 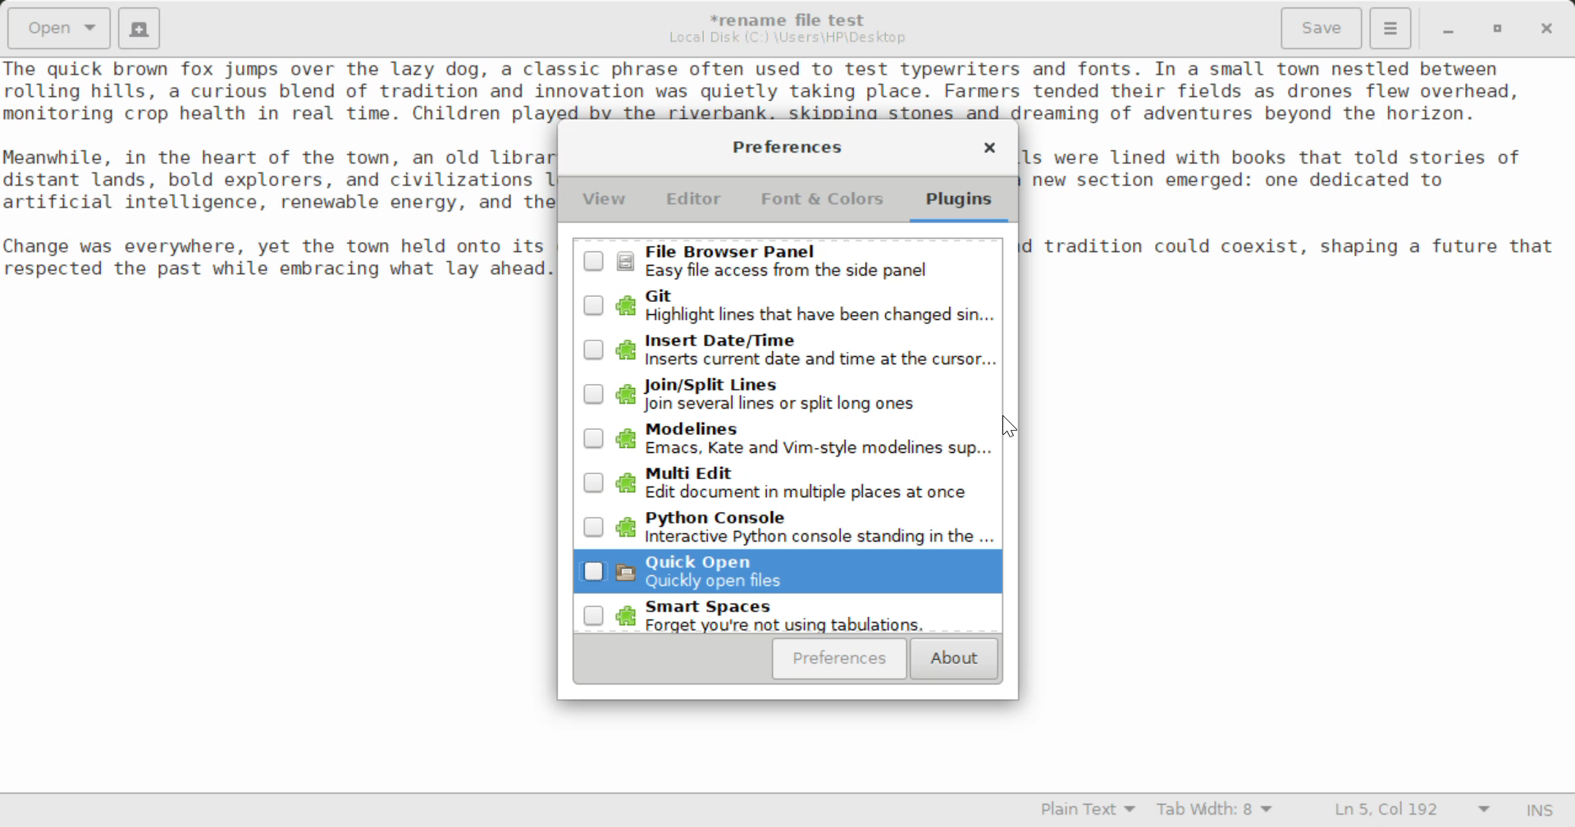 What do you see at coordinates (792, 305) in the screenshot?
I see `Unselected Git Plugin` at bounding box center [792, 305].